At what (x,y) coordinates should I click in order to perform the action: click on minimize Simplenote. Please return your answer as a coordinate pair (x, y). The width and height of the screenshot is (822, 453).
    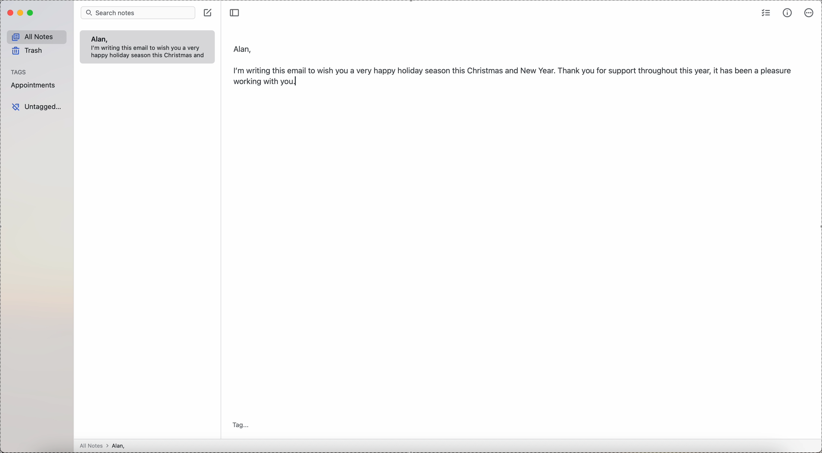
    Looking at the image, I should click on (21, 13).